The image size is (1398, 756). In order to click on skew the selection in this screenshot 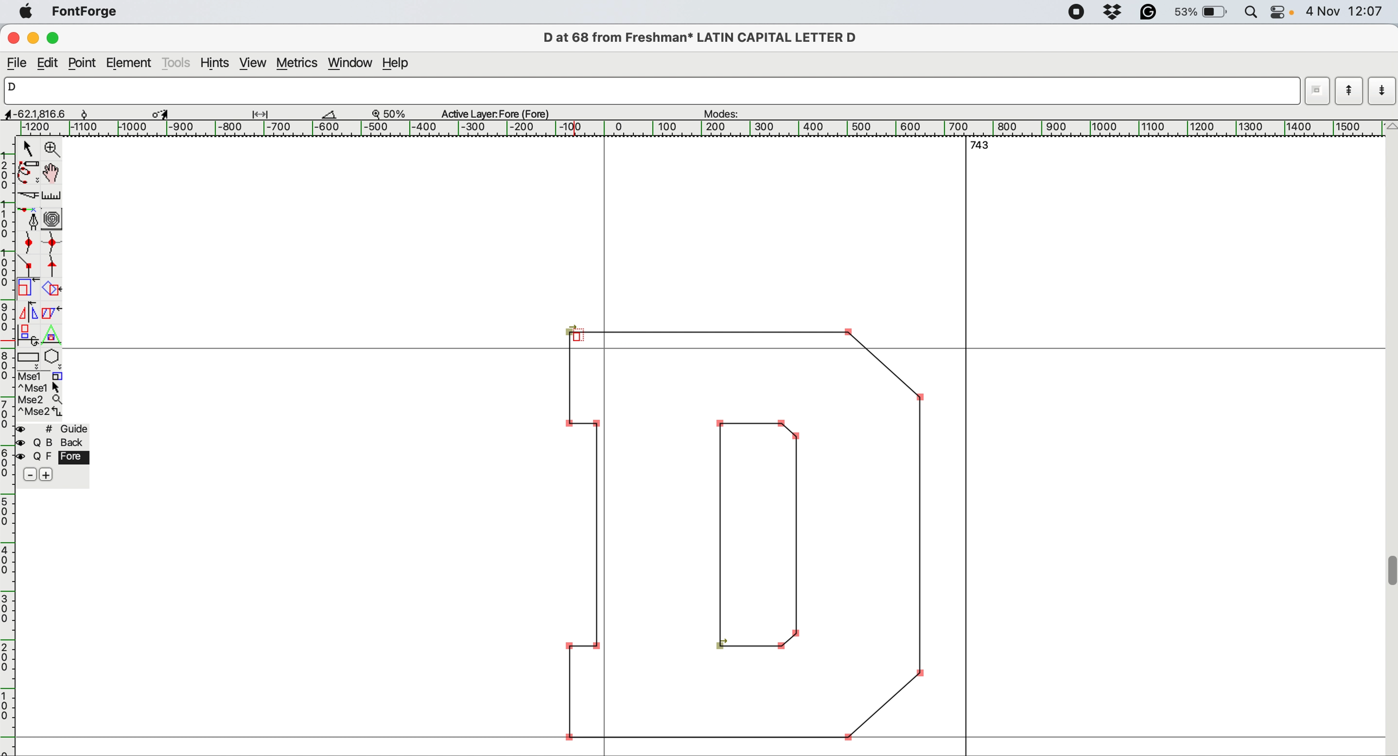, I will do `click(52, 312)`.